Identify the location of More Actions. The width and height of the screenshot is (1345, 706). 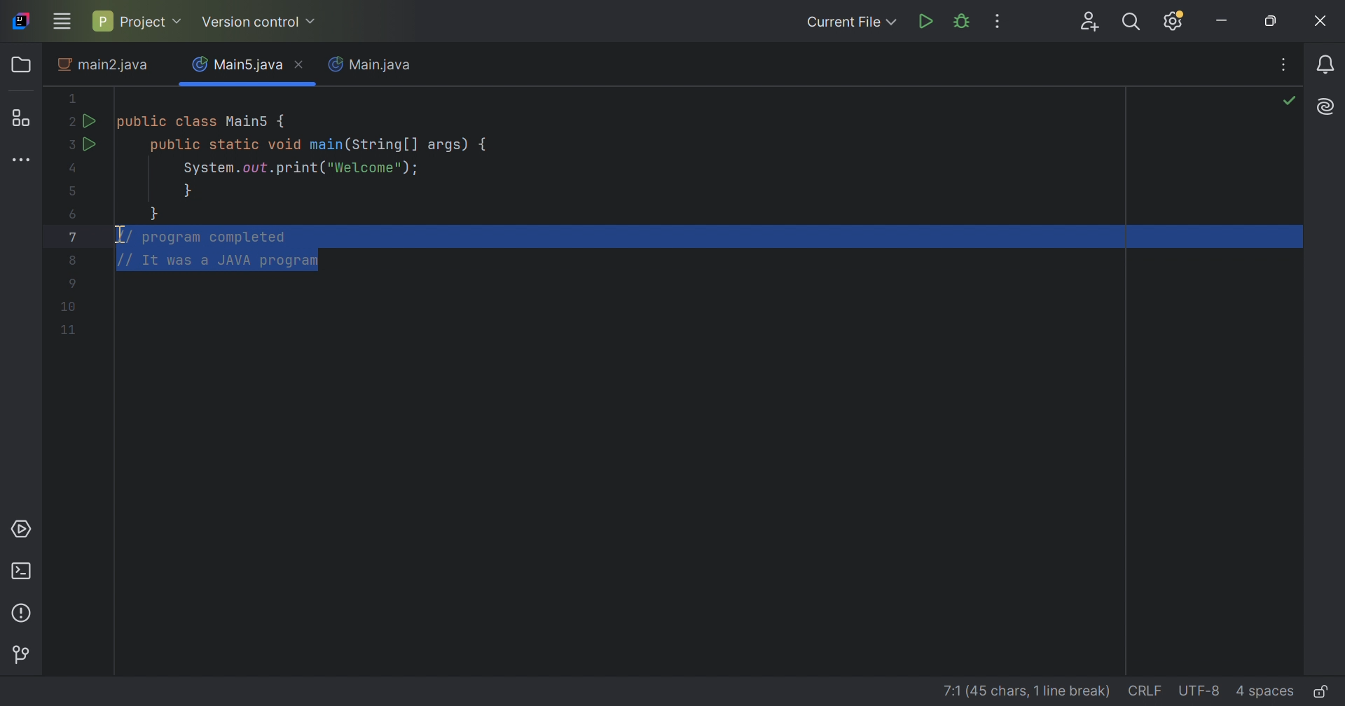
(999, 21).